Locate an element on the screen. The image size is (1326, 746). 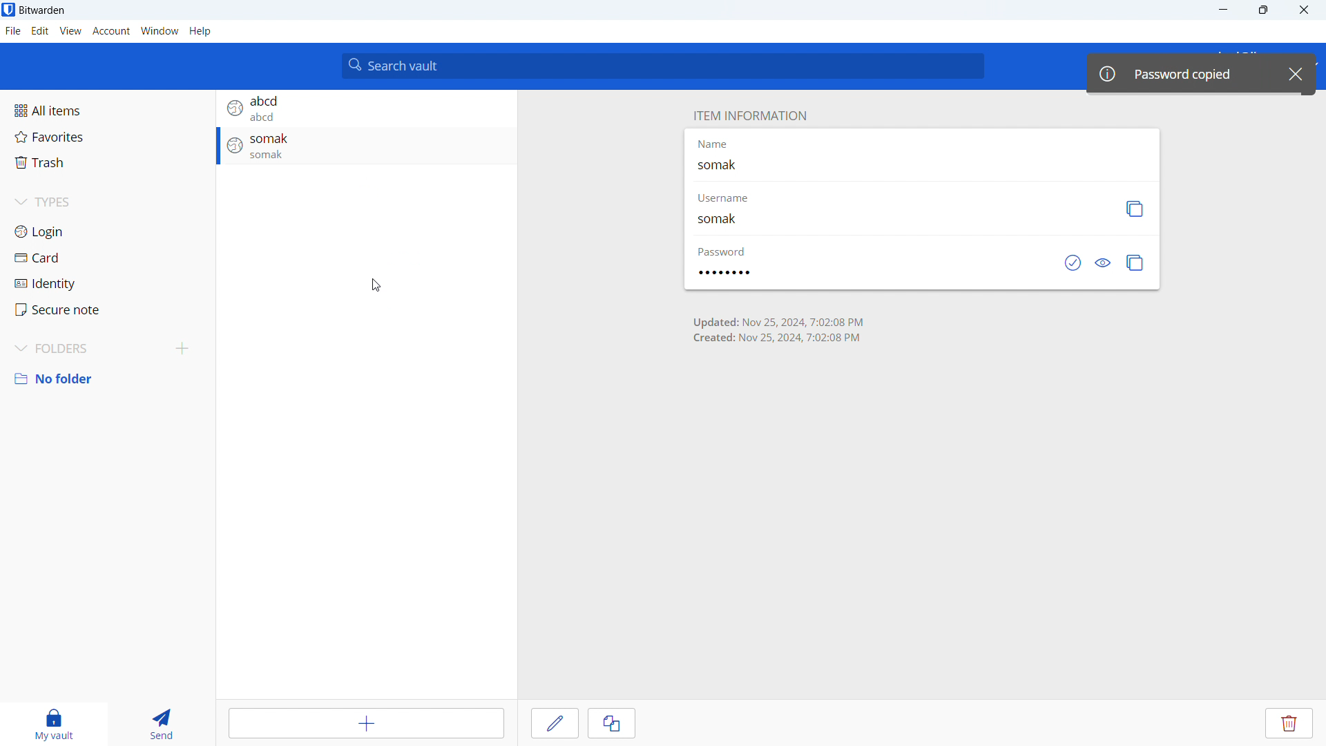
edit is located at coordinates (41, 31).